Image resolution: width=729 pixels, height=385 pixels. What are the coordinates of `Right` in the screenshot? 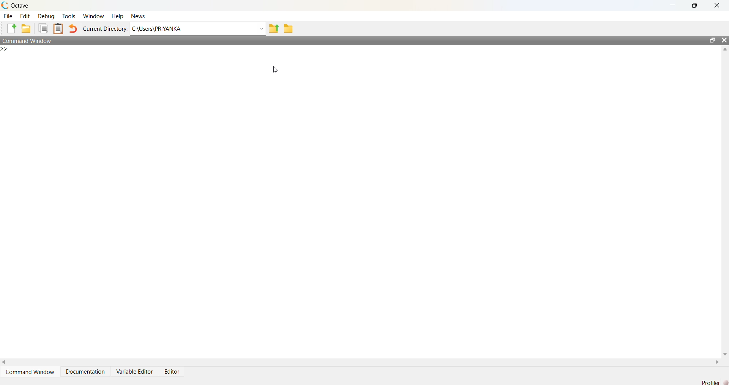 It's located at (716, 362).